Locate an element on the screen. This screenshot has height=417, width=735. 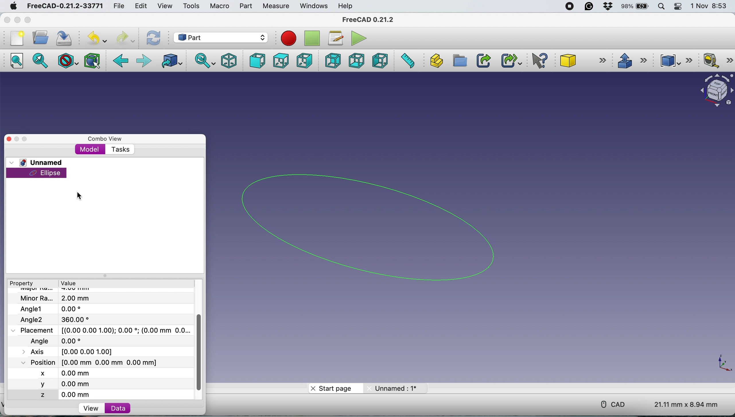
dropbox is located at coordinates (608, 7).